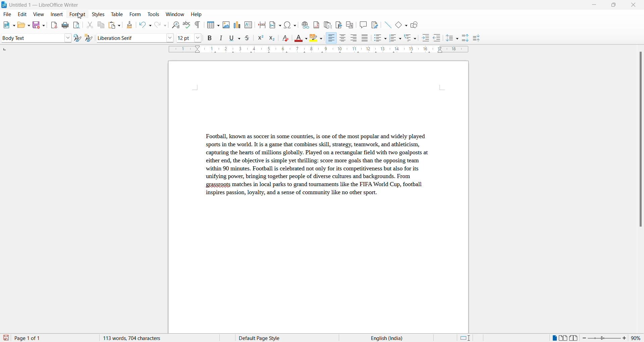 The width and height of the screenshot is (644, 342). I want to click on window, so click(175, 14).